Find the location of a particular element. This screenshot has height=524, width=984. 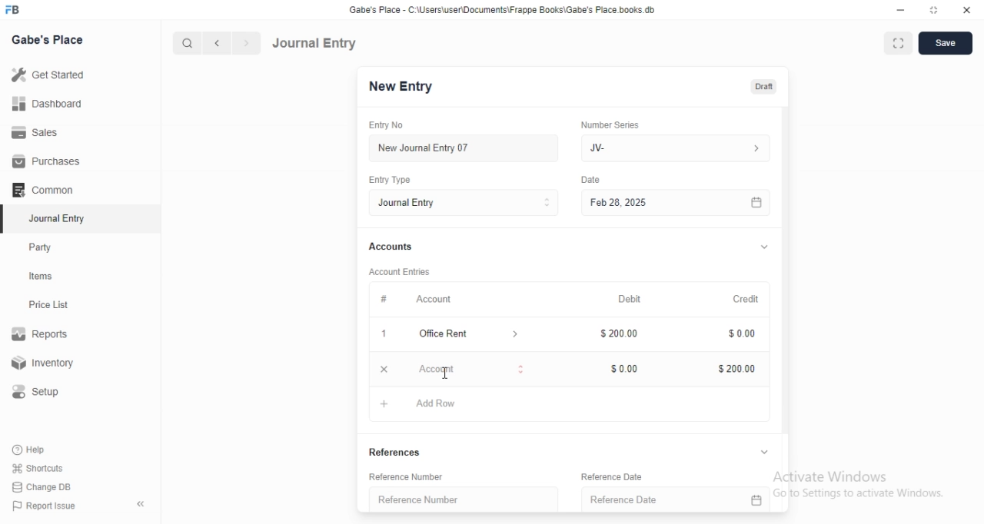

Reference Date  is located at coordinates (666, 478).